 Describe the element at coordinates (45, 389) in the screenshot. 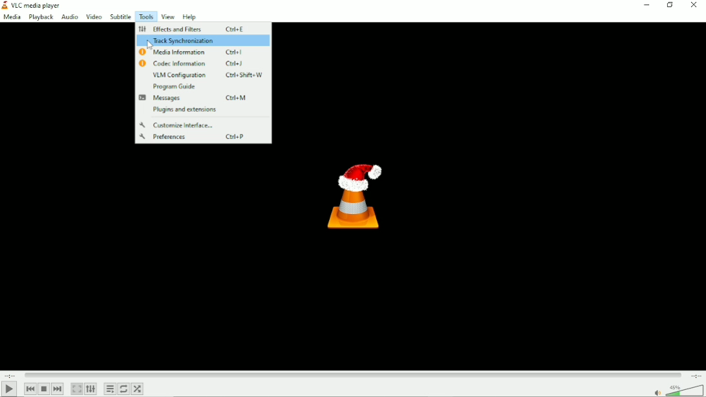

I see `stop playlist` at that location.